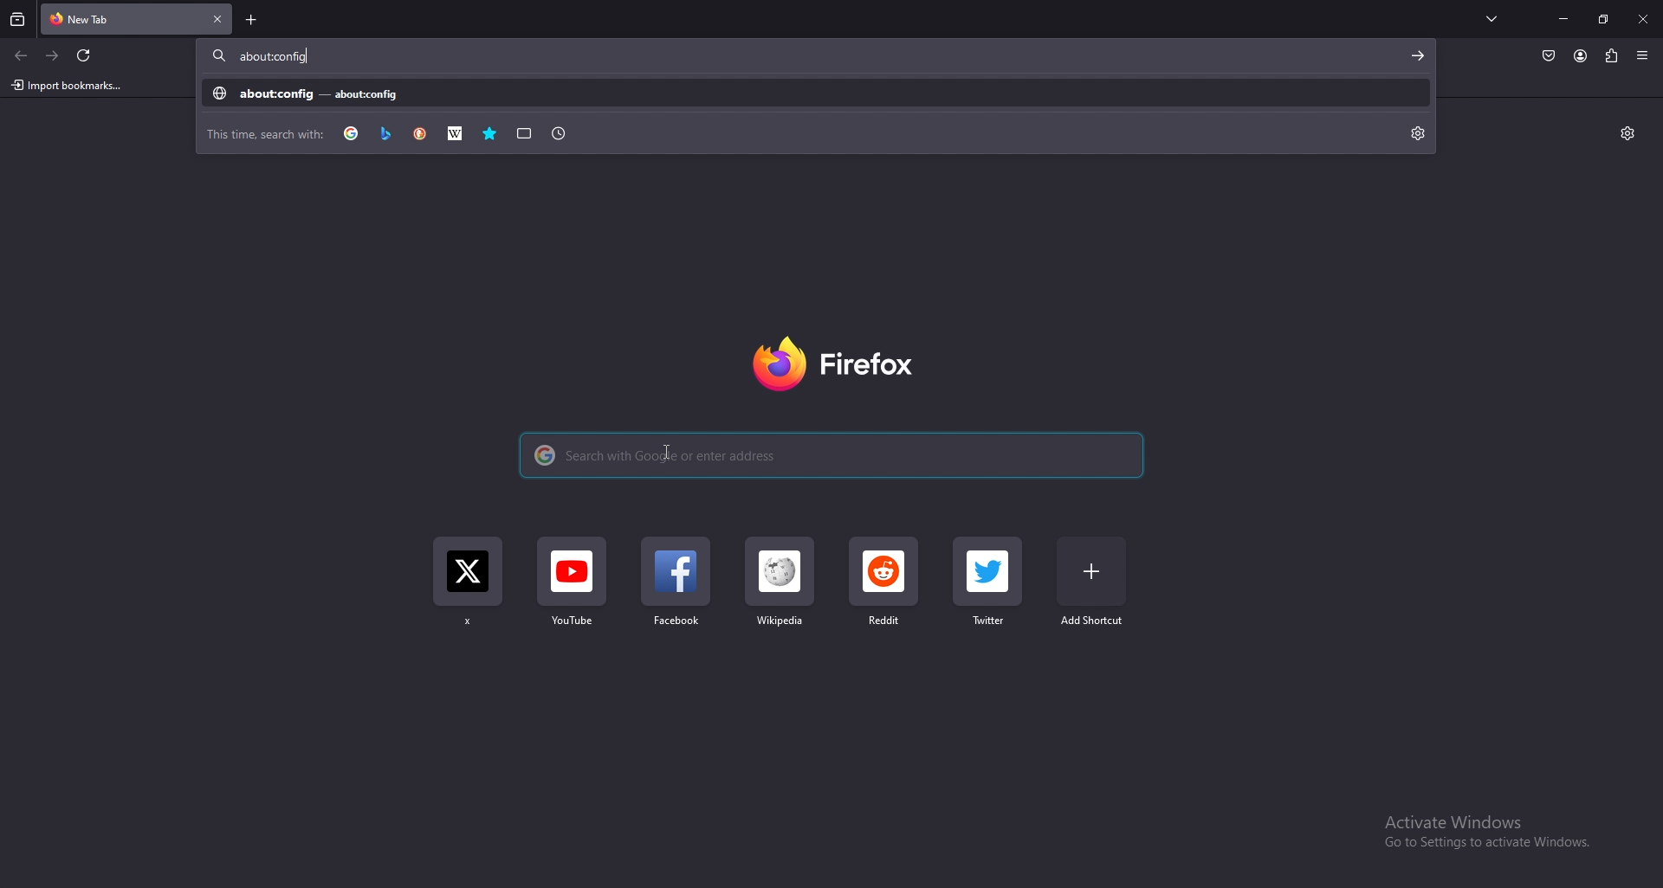  Describe the element at coordinates (1549, 56) in the screenshot. I see `save to pocket` at that location.